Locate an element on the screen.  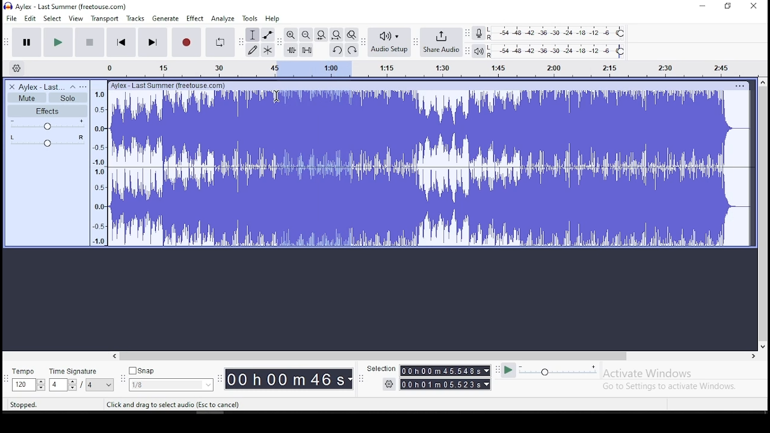
close window is located at coordinates (754, 7).